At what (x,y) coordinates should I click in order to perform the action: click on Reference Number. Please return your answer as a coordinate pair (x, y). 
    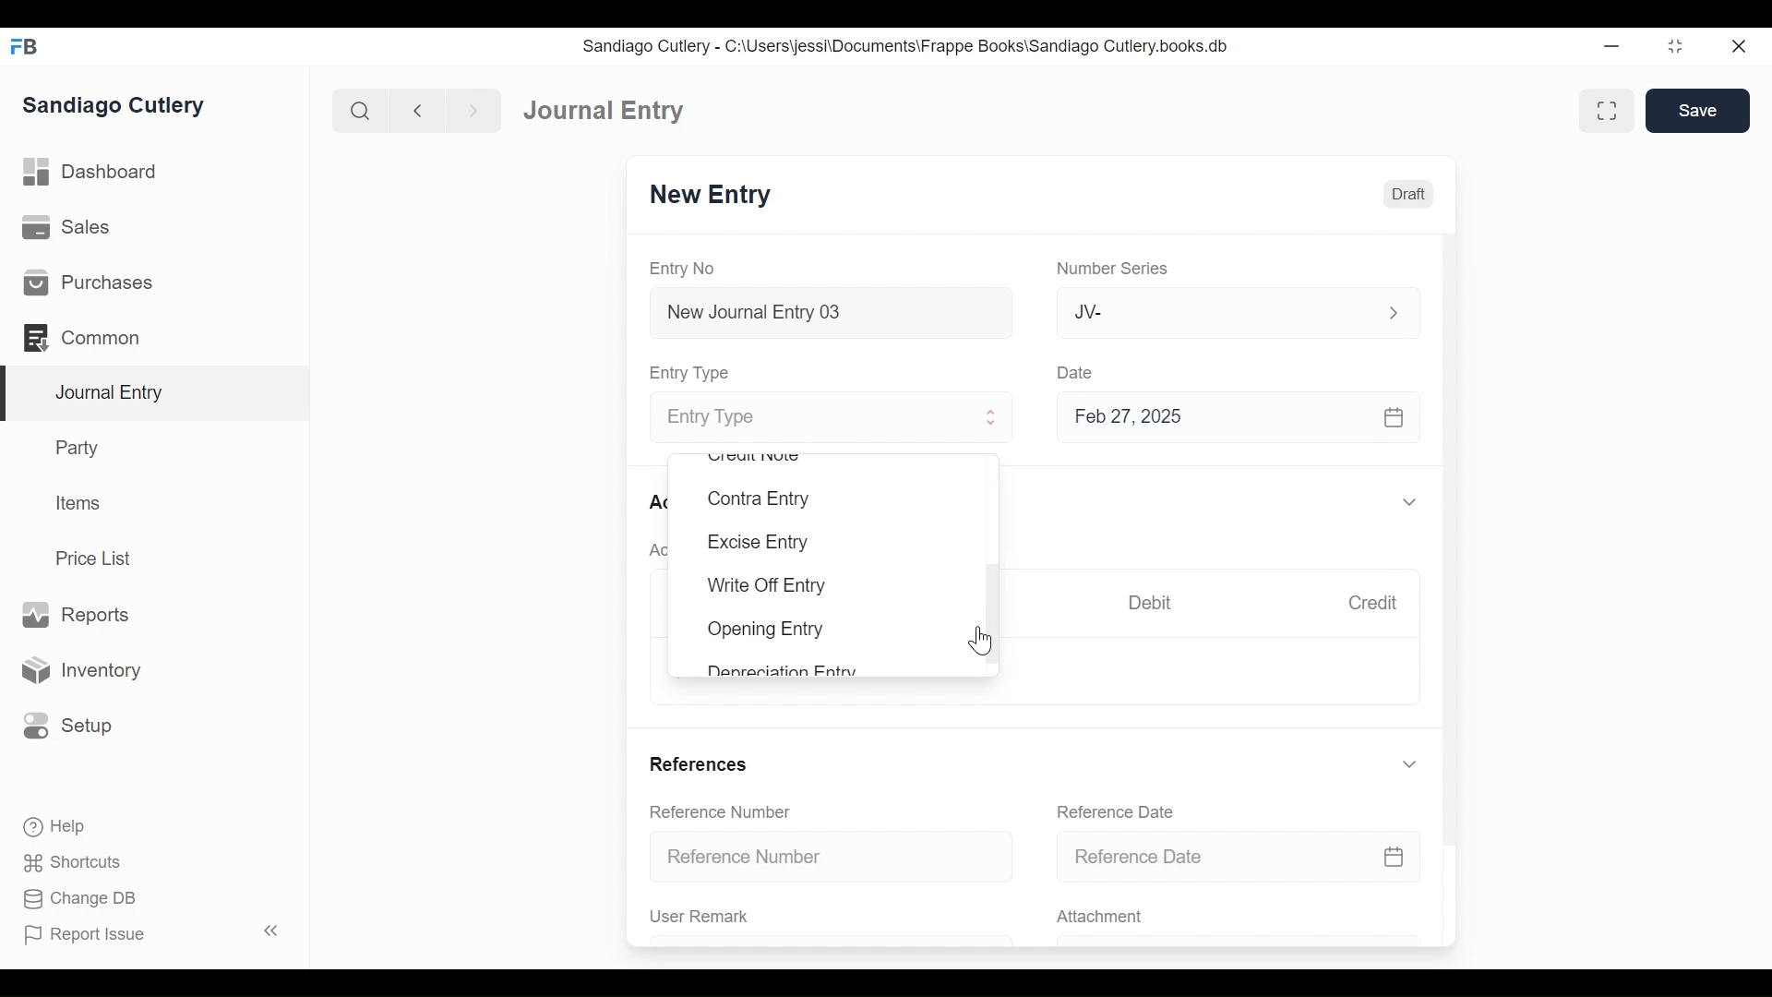
    Looking at the image, I should click on (827, 859).